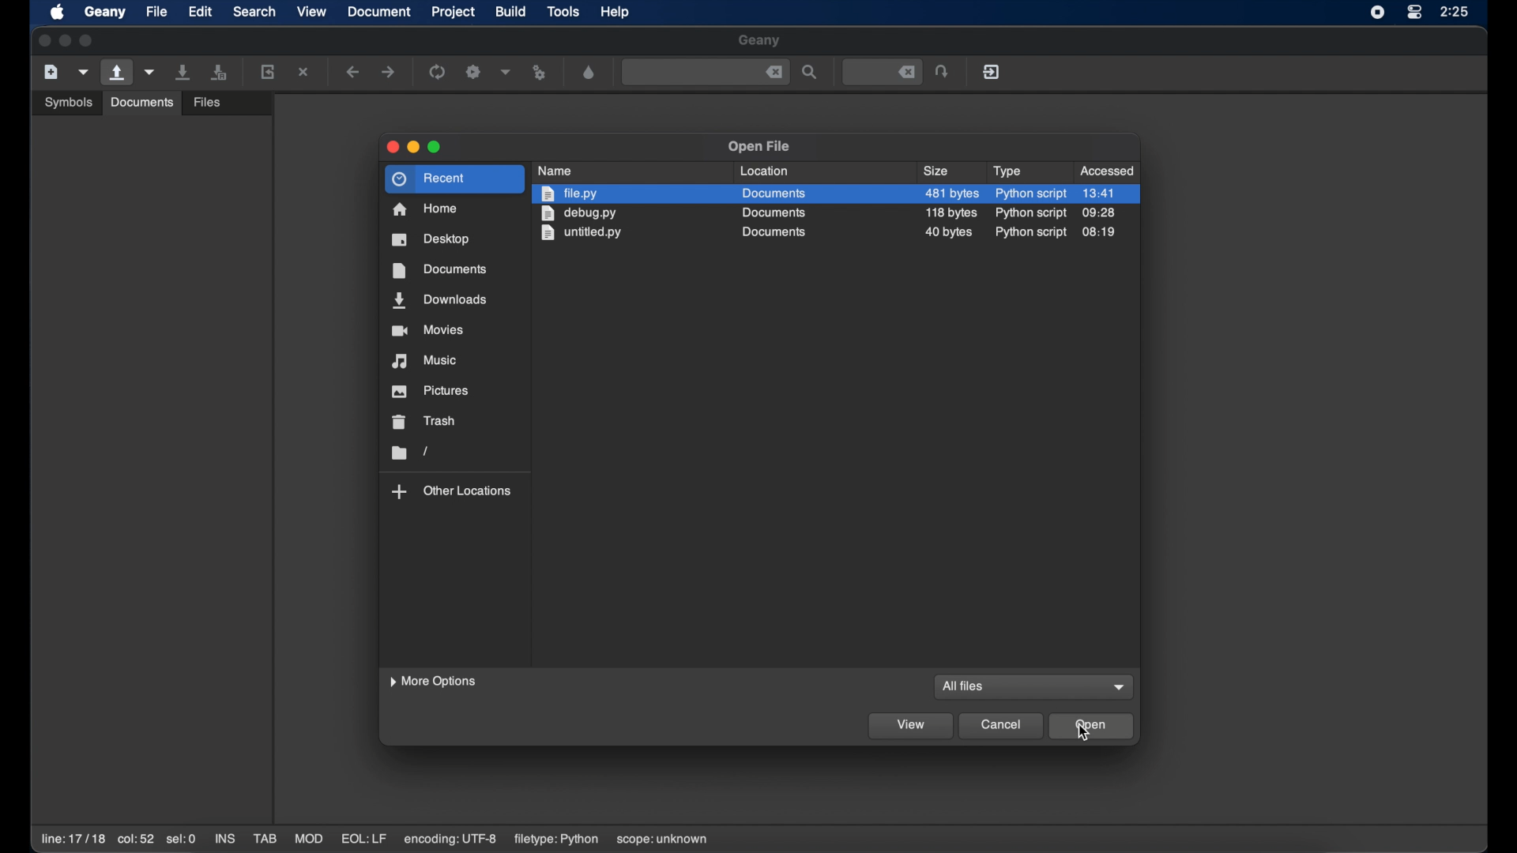 This screenshot has width=1517, height=853. What do you see at coordinates (664, 840) in the screenshot?
I see `scope: unknown` at bounding box center [664, 840].